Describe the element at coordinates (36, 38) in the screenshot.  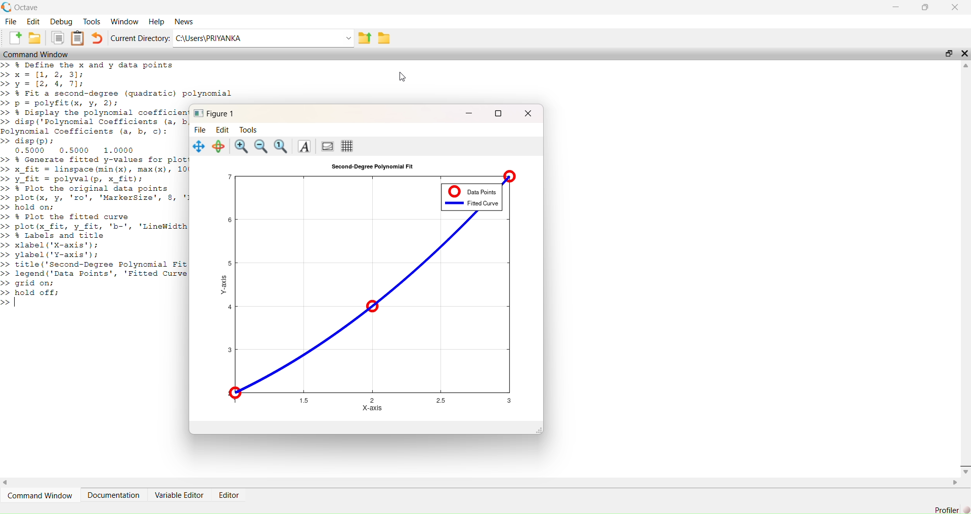
I see `Open an existing file in editor` at that location.